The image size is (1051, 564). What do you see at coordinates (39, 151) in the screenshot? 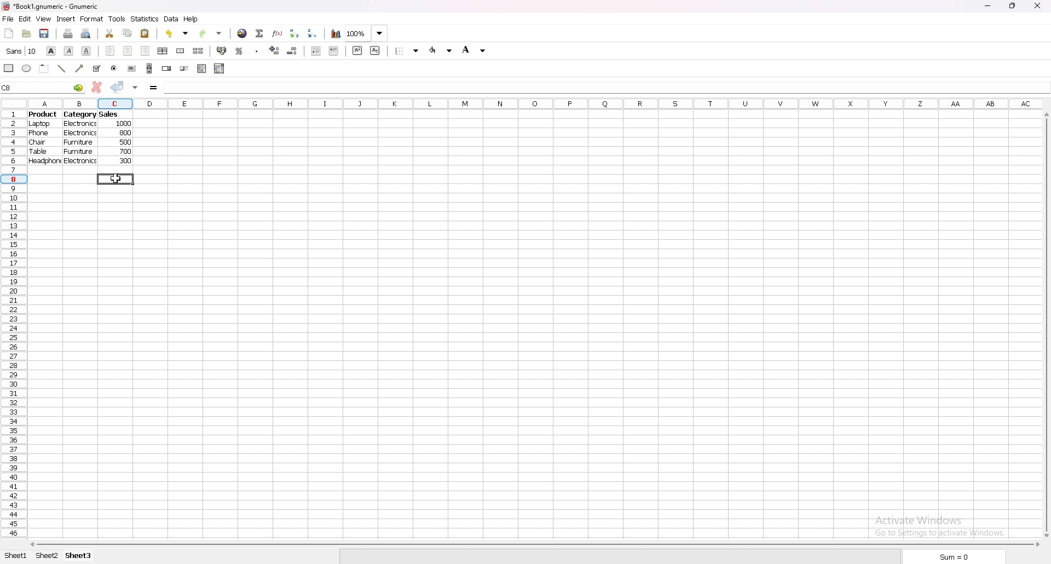
I see `table` at bounding box center [39, 151].